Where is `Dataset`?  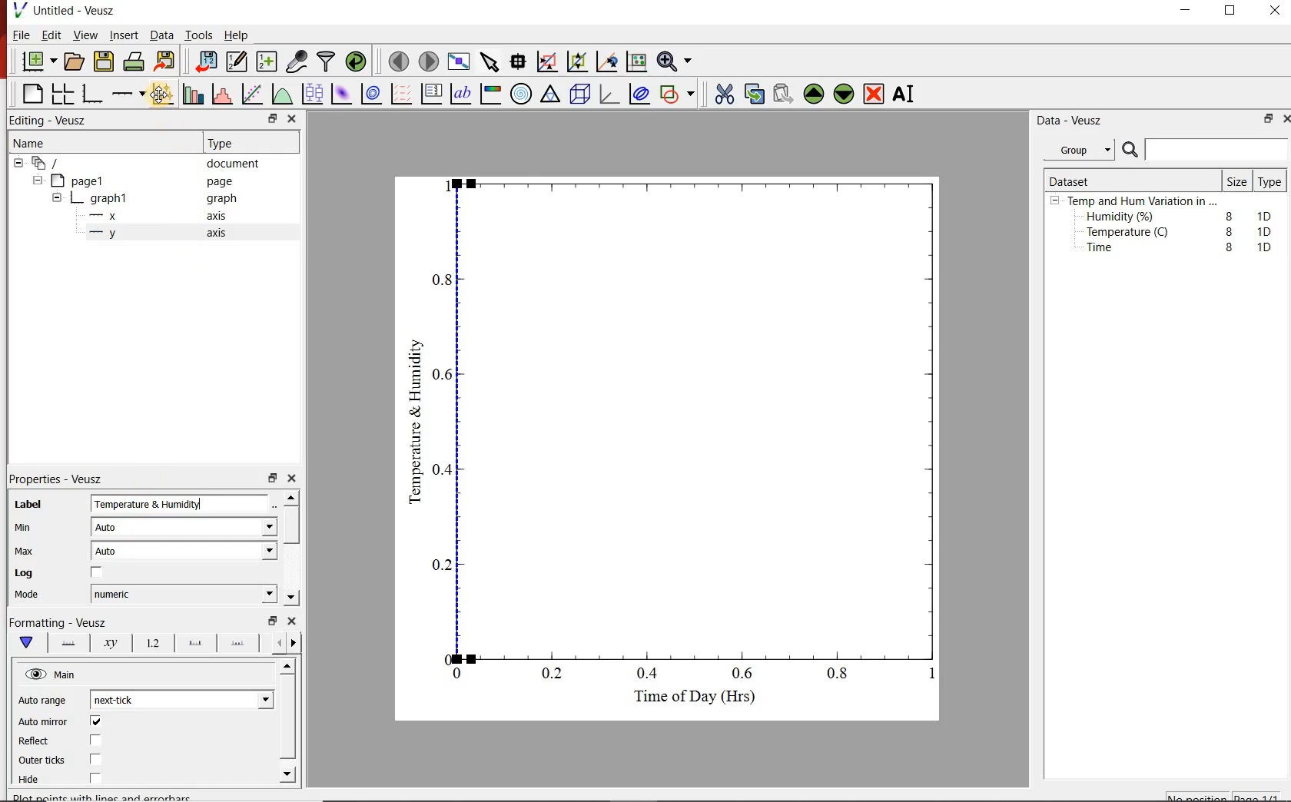
Dataset is located at coordinates (1076, 179).